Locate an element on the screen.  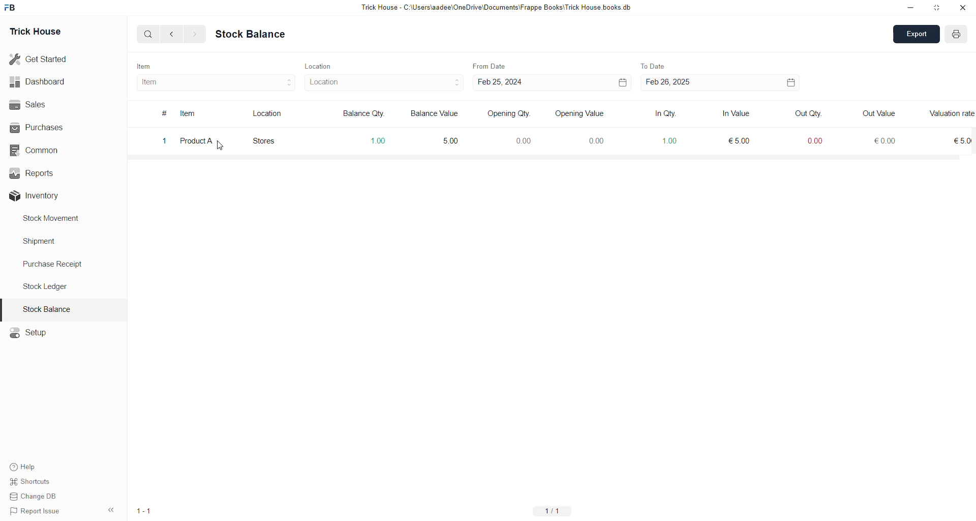
Common is located at coordinates (44, 152).